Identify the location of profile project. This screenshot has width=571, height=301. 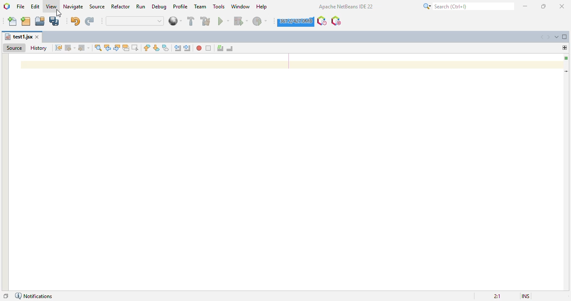
(260, 21).